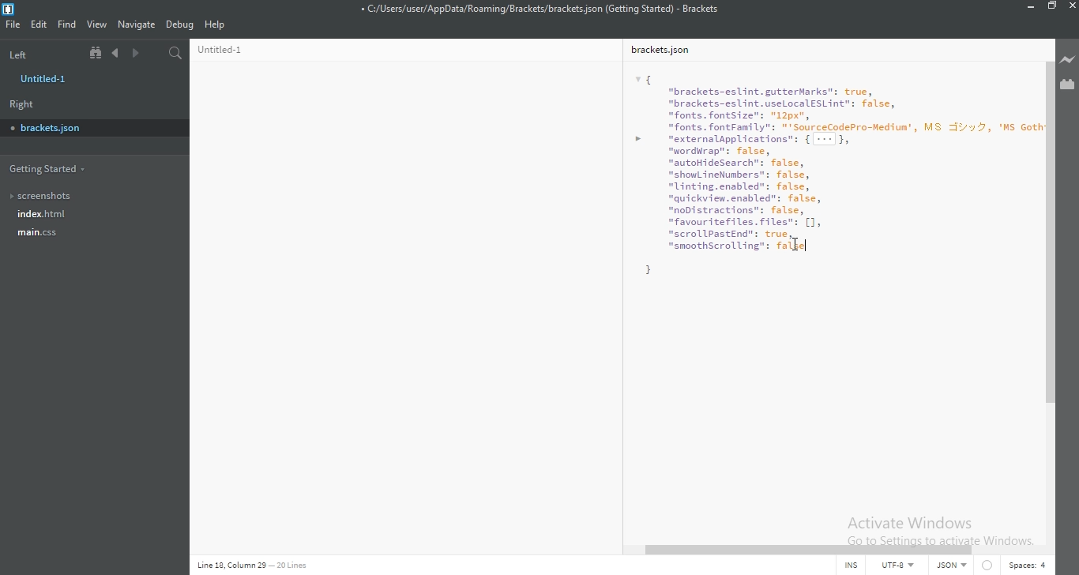 The image size is (1079, 575). I want to click on Previous document, so click(118, 52).